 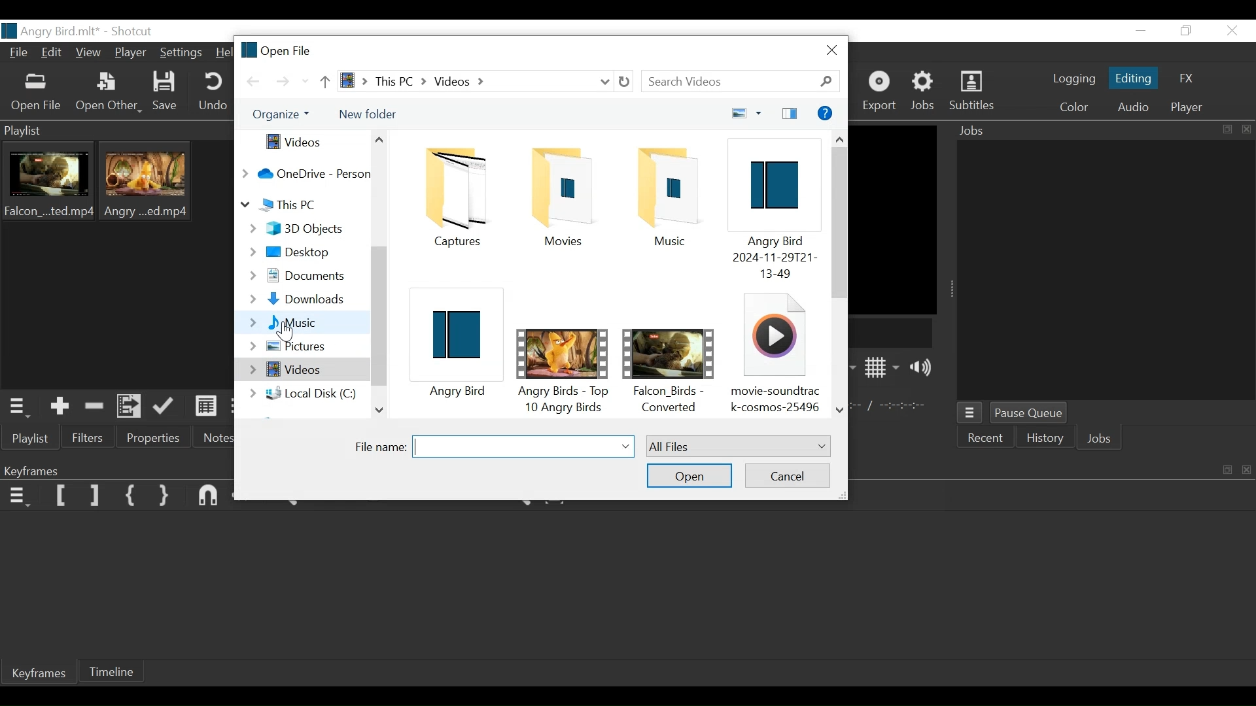 I want to click on Properties, so click(x=148, y=438).